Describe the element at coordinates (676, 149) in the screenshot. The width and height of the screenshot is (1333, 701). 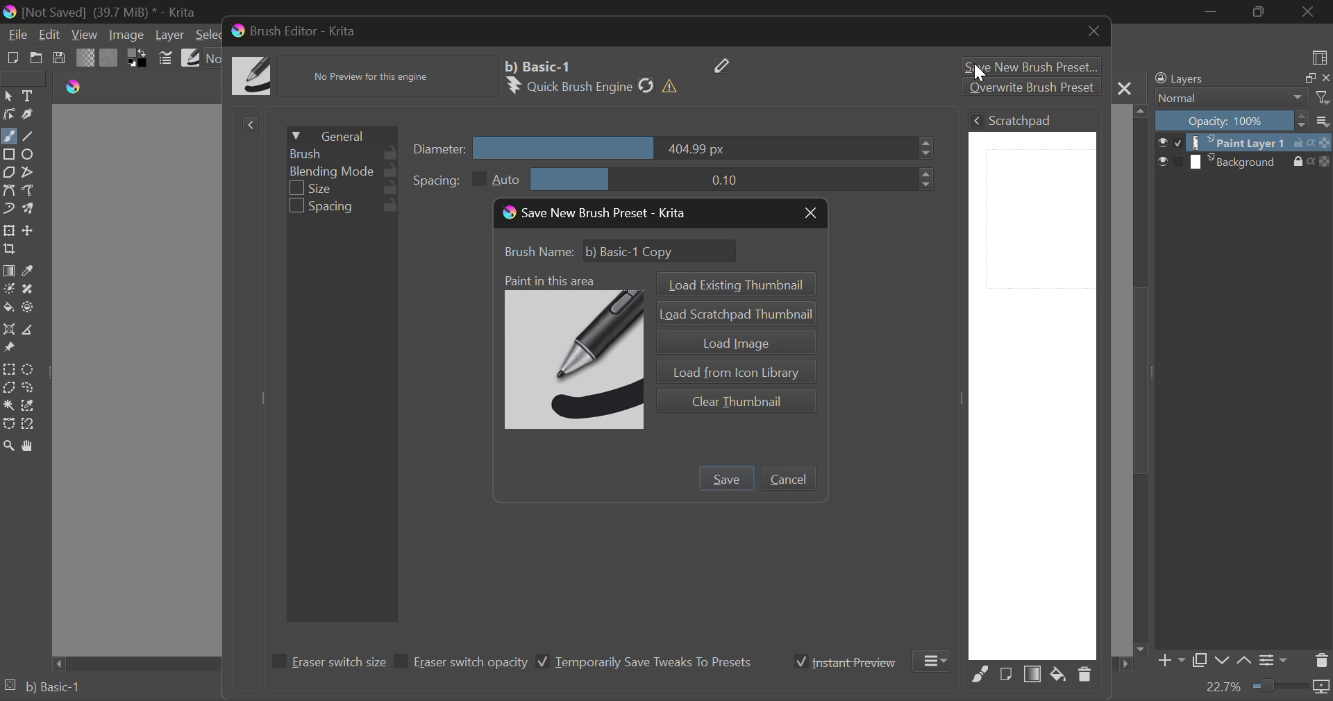
I see `Diameter Slider` at that location.